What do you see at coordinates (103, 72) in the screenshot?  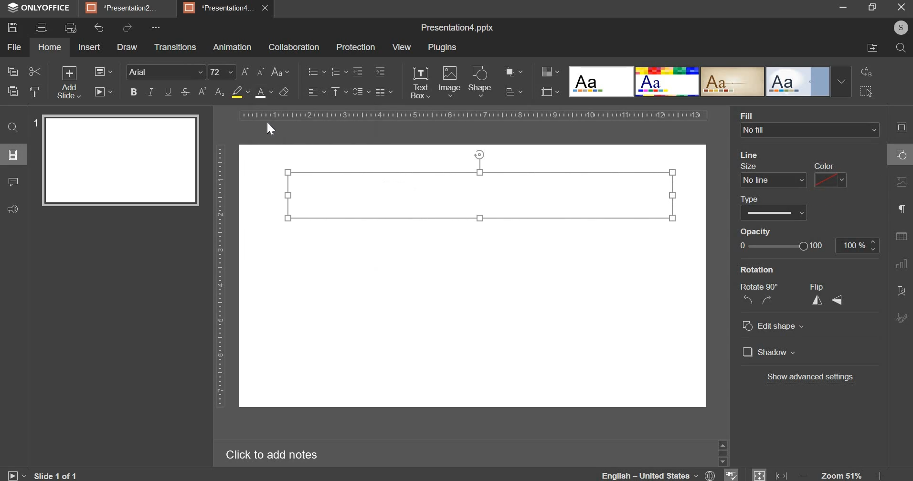 I see `change slide layout` at bounding box center [103, 72].